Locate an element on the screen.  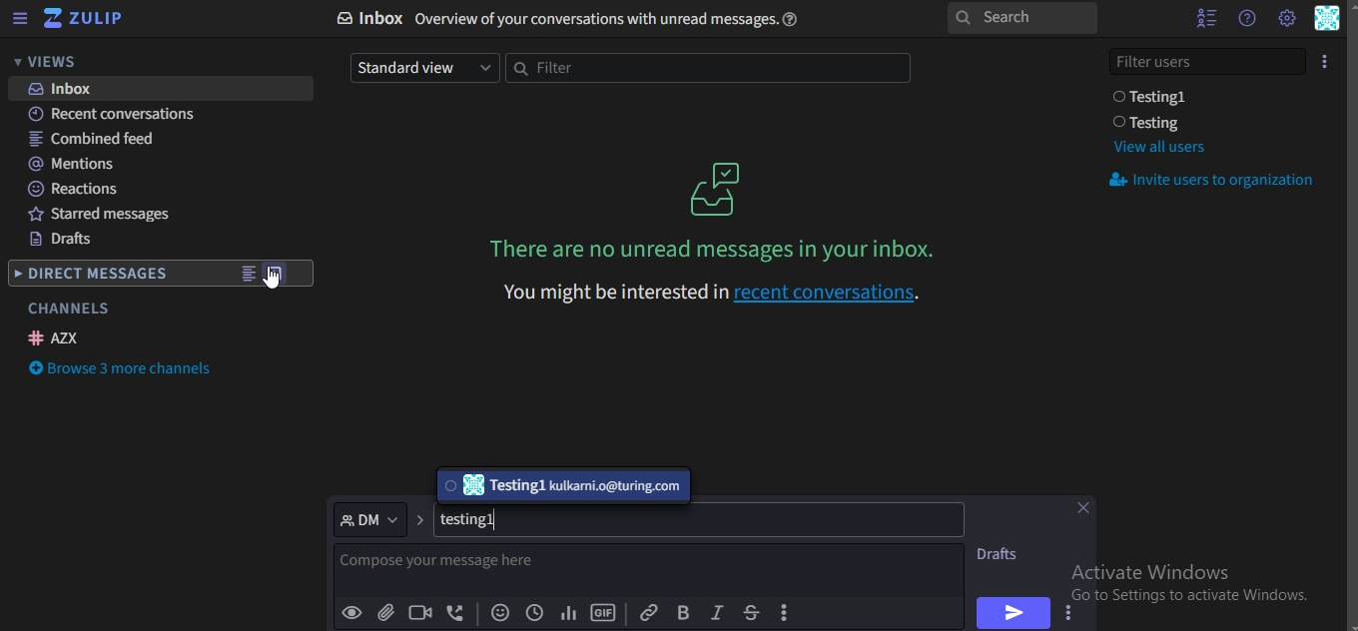
direct messages is located at coordinates (94, 276).